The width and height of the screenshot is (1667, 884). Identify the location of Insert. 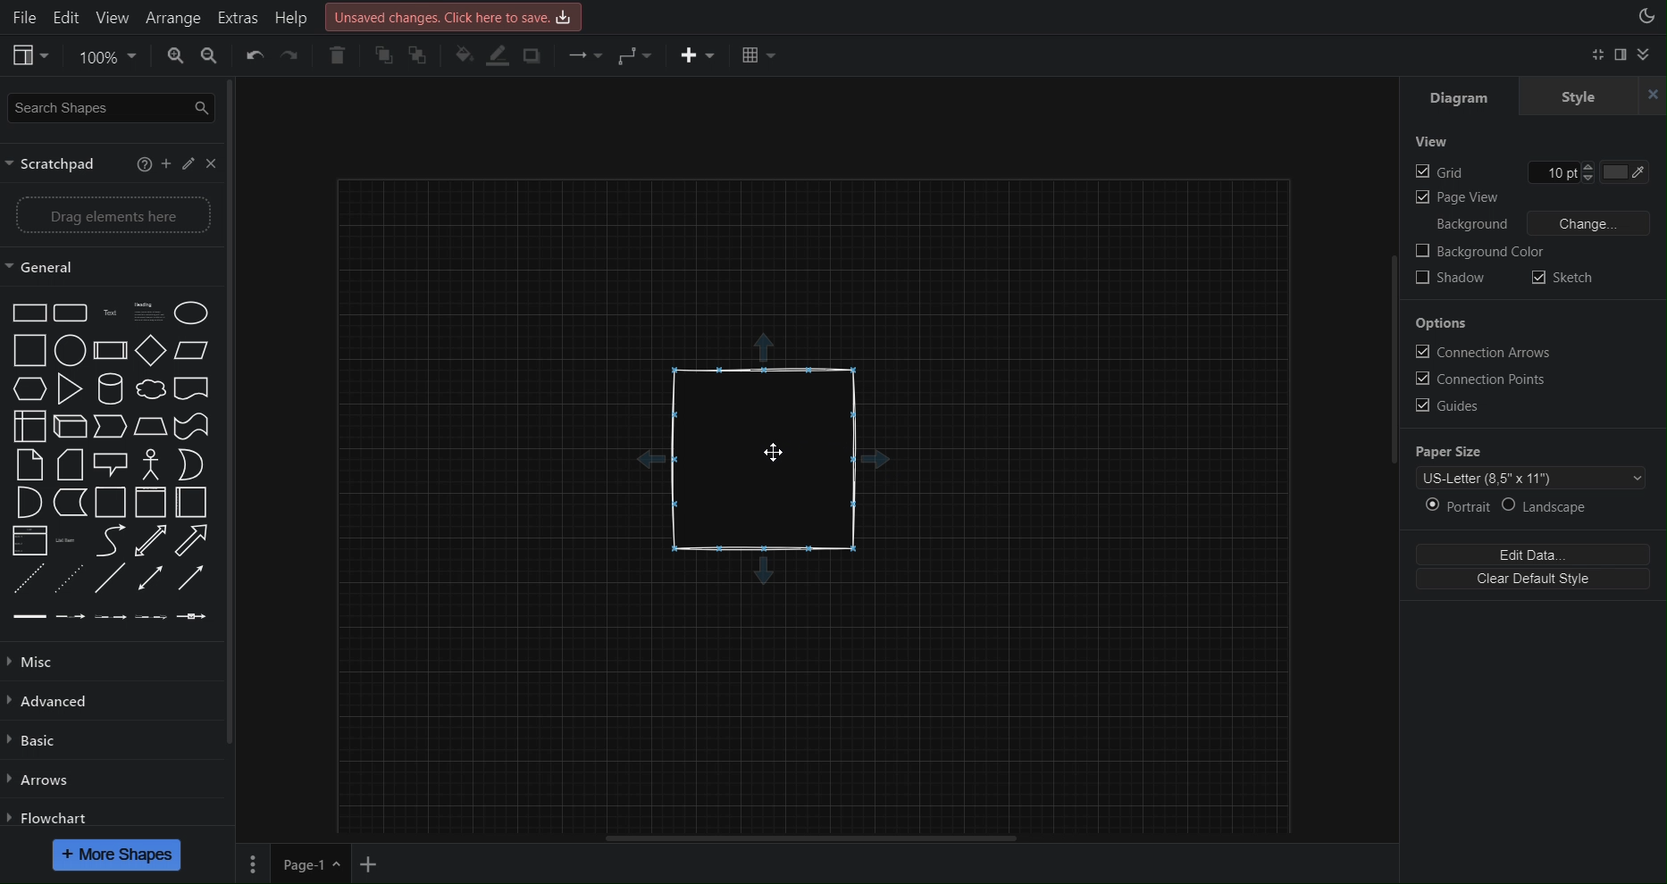
(692, 57).